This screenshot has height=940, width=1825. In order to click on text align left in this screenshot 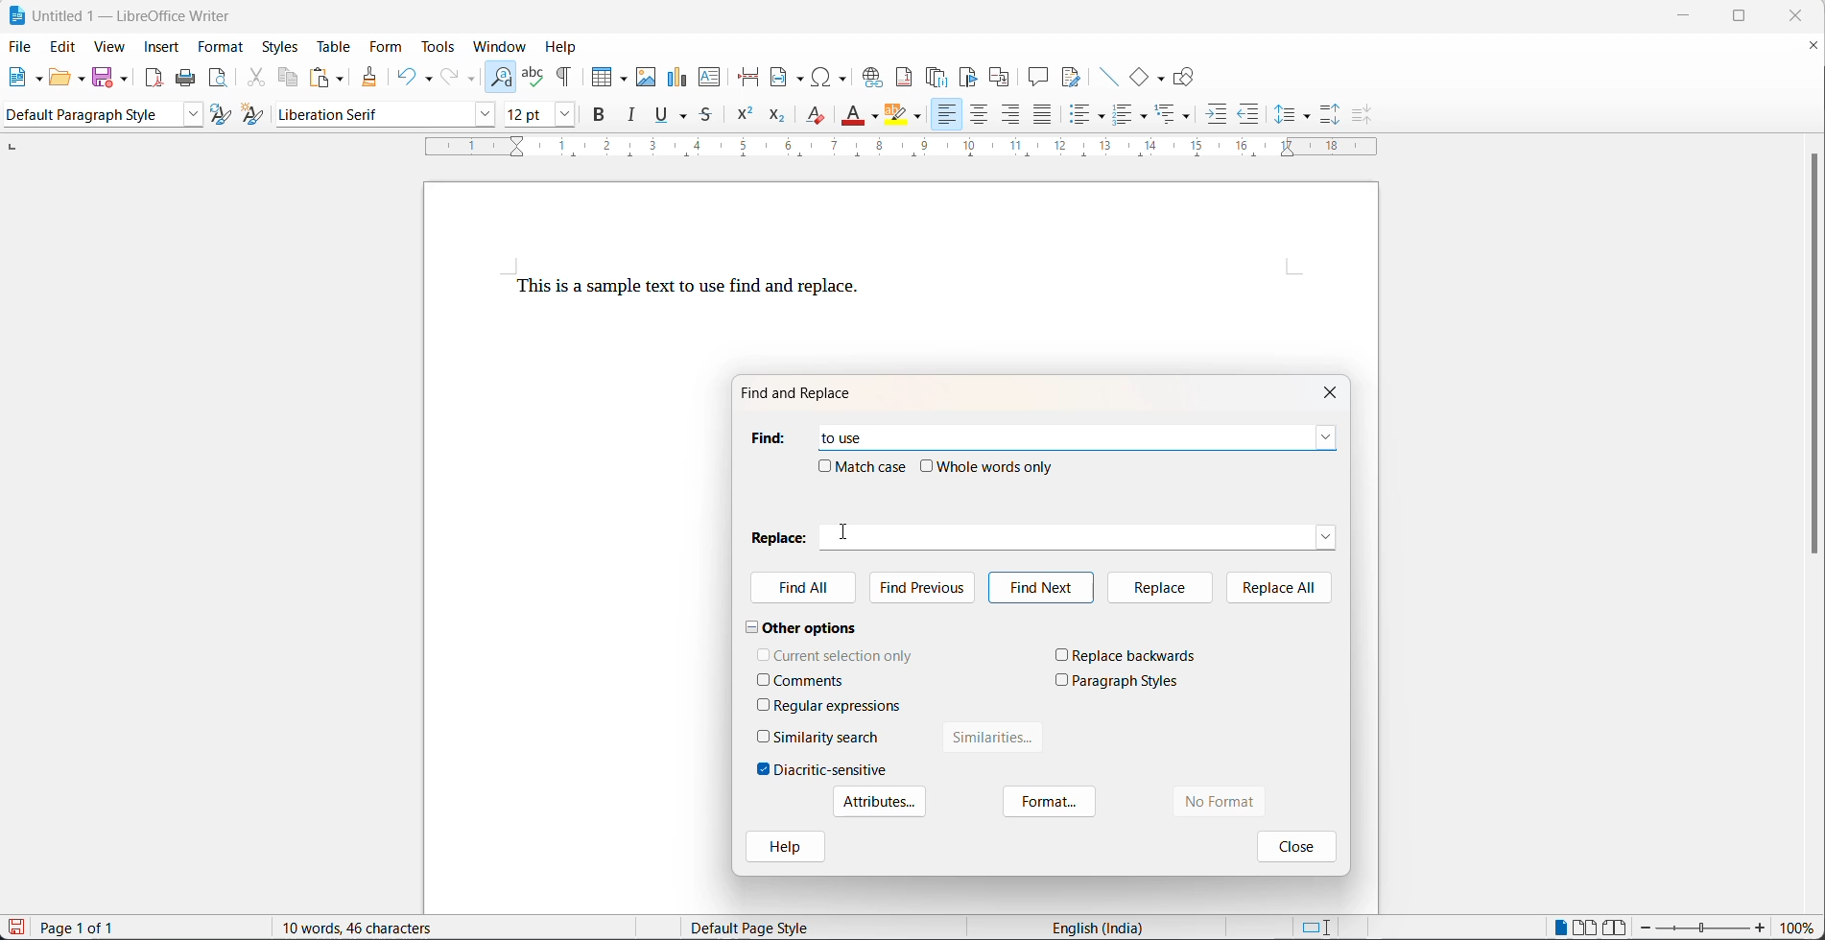, I will do `click(945, 115)`.